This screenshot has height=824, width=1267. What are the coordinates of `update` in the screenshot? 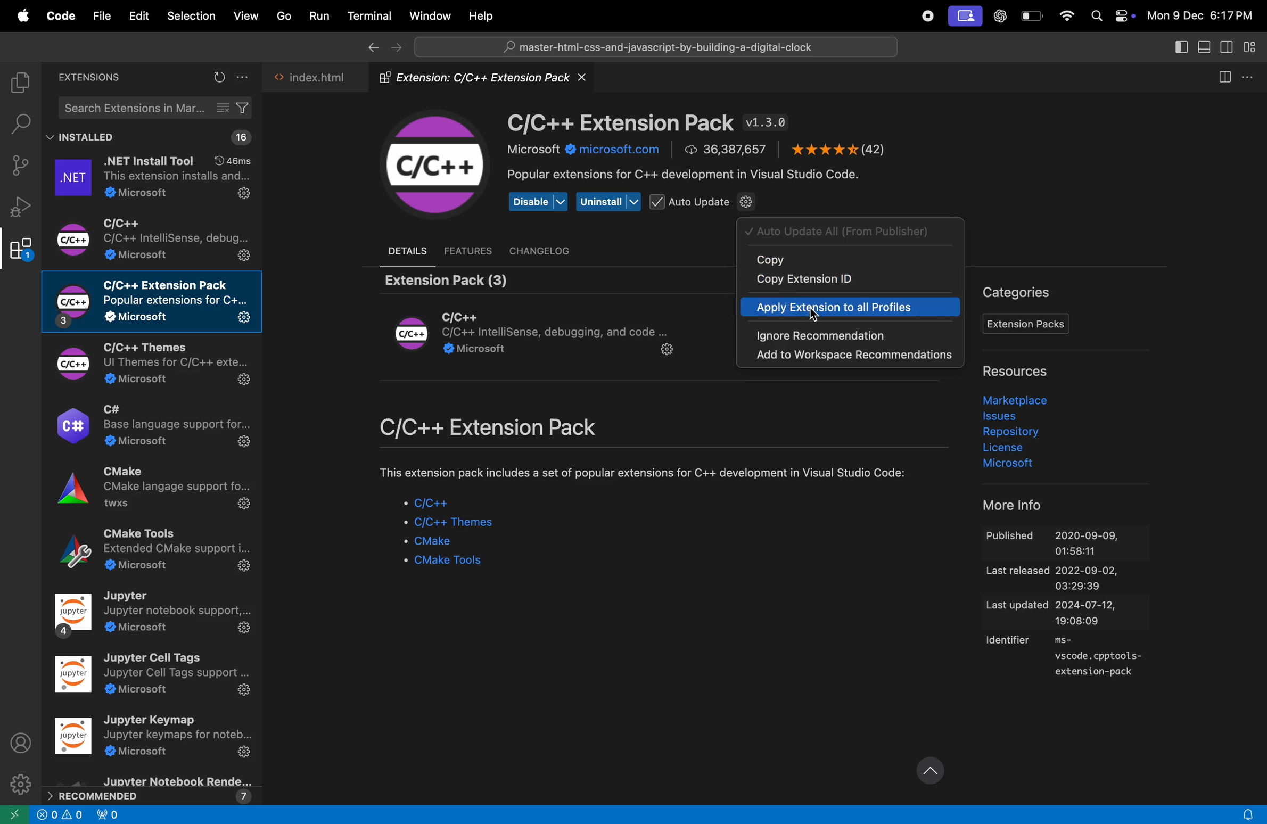 It's located at (928, 768).